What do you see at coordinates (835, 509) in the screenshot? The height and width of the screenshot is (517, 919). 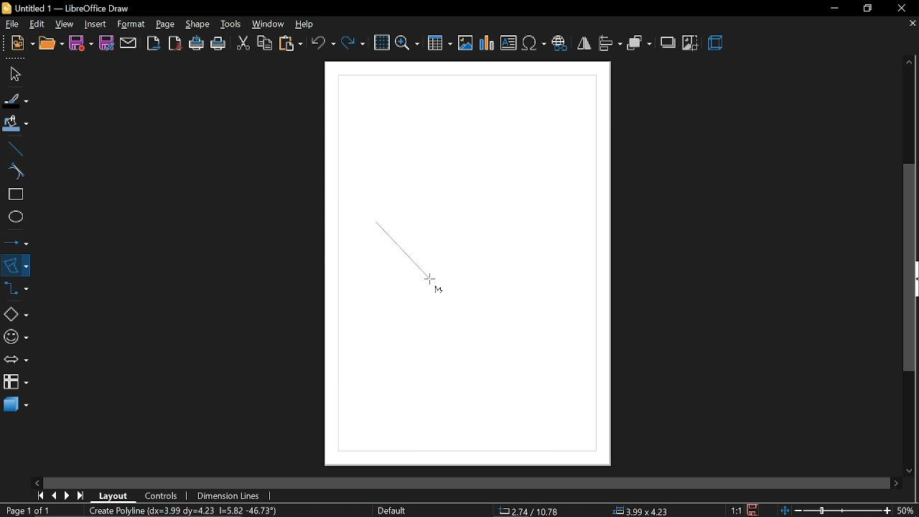 I see `change zoom` at bounding box center [835, 509].